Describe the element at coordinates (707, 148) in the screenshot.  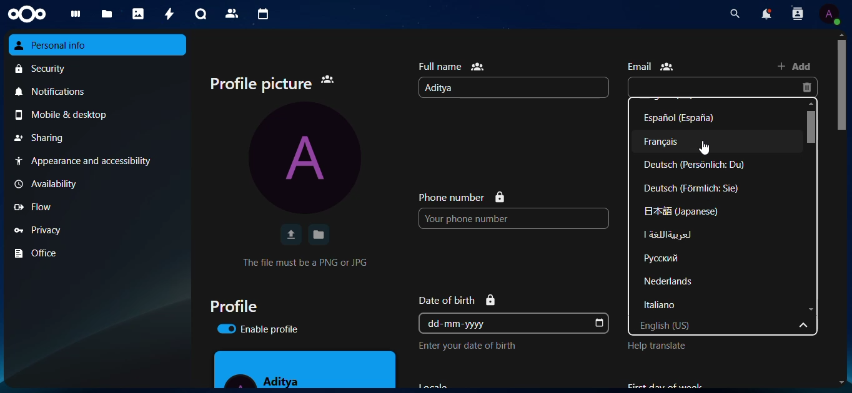
I see `cursor` at that location.